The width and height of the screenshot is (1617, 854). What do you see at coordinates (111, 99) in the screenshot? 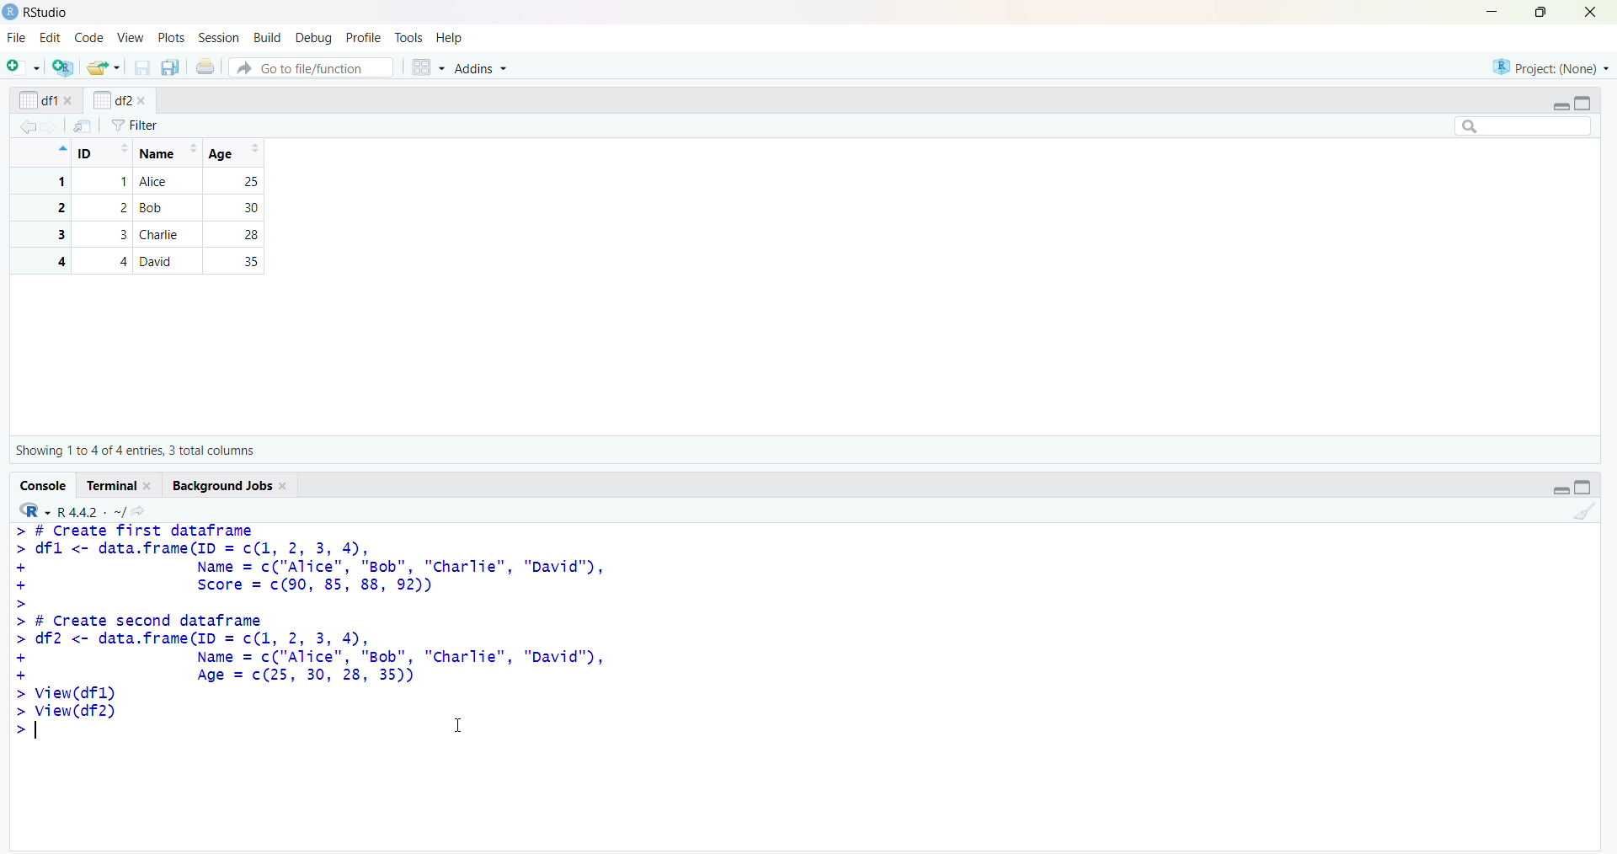
I see `df2` at bounding box center [111, 99].